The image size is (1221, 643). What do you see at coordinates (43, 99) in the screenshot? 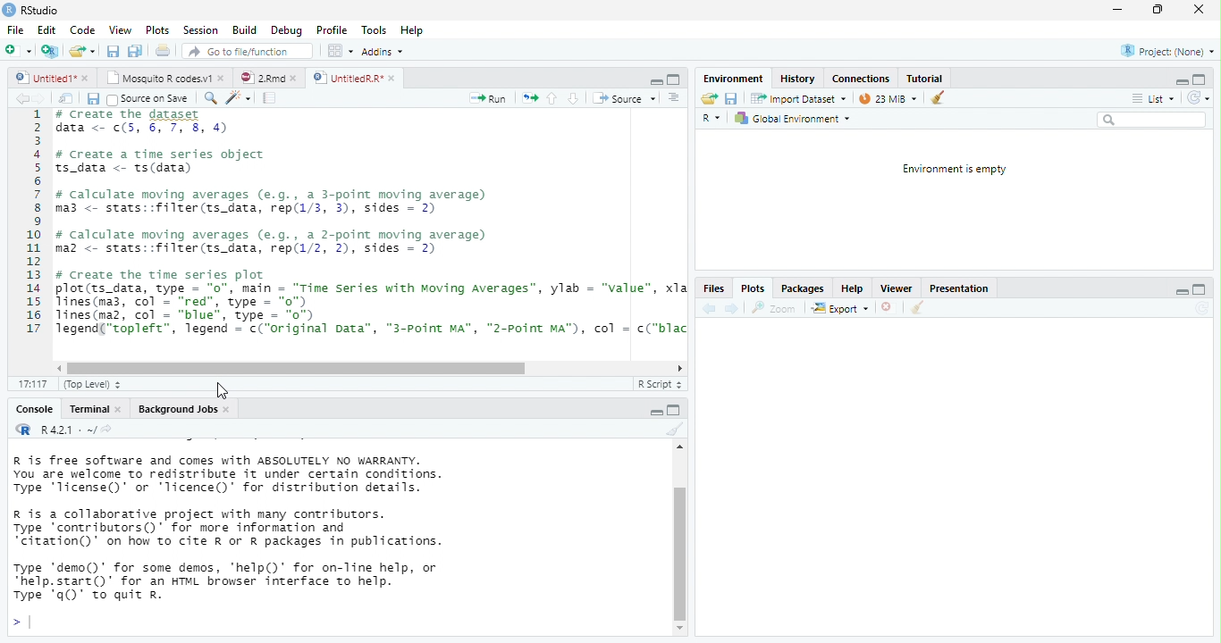
I see `next` at bounding box center [43, 99].